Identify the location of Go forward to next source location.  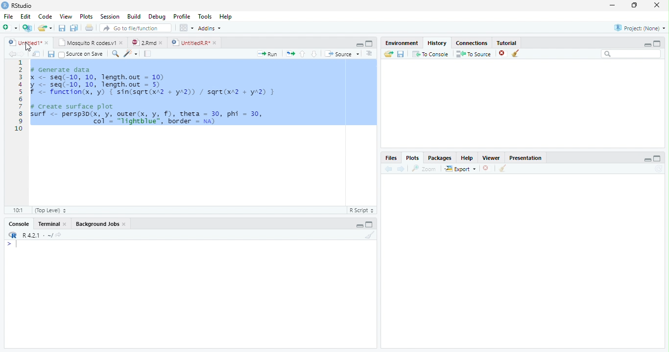
(22, 54).